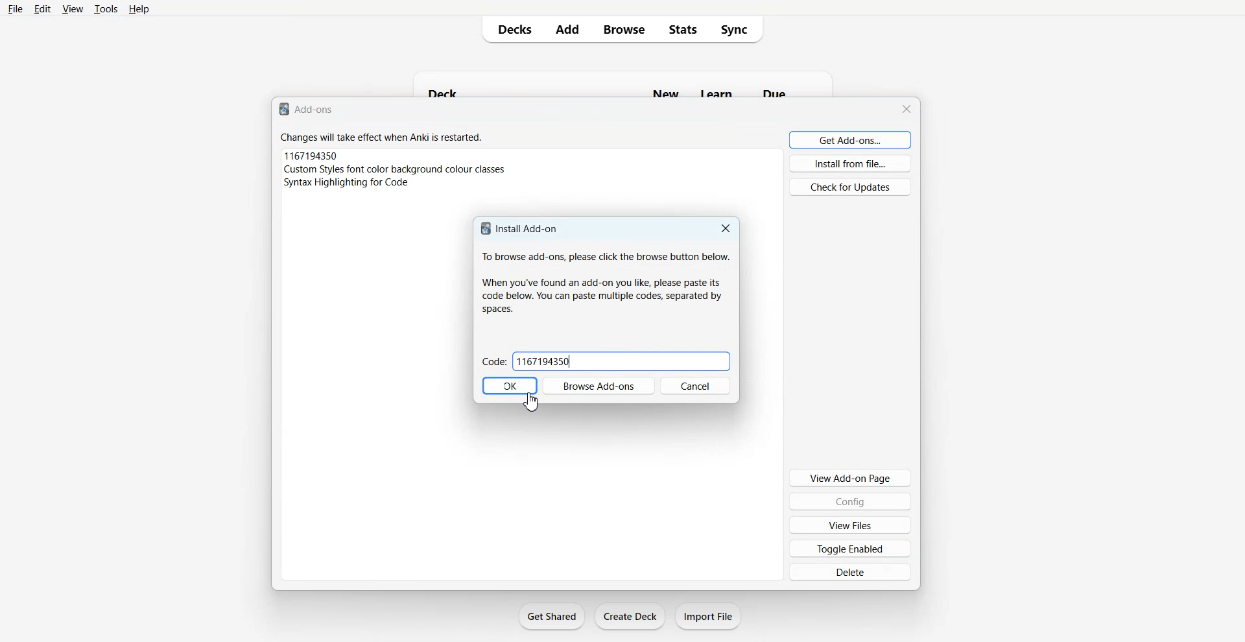 This screenshot has width=1245, height=642. What do you see at coordinates (16, 8) in the screenshot?
I see `File` at bounding box center [16, 8].